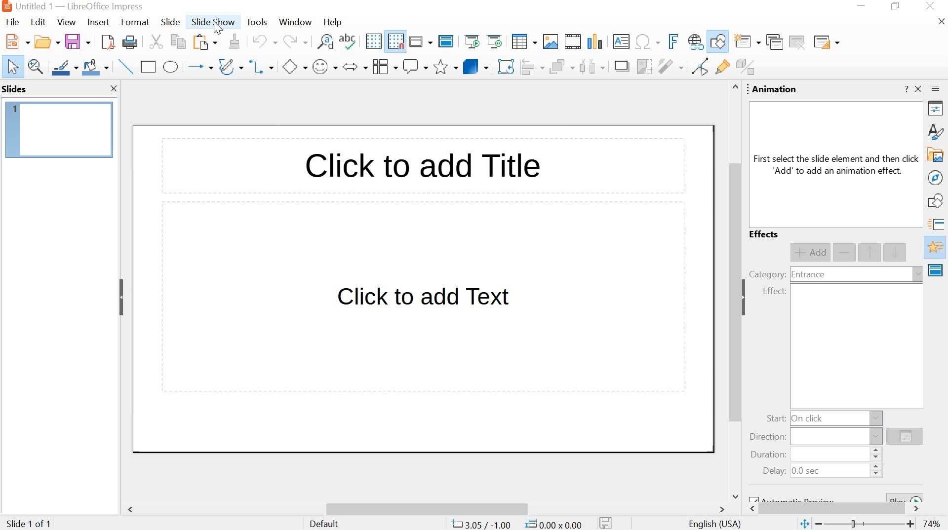  I want to click on insert textbox, so click(622, 41).